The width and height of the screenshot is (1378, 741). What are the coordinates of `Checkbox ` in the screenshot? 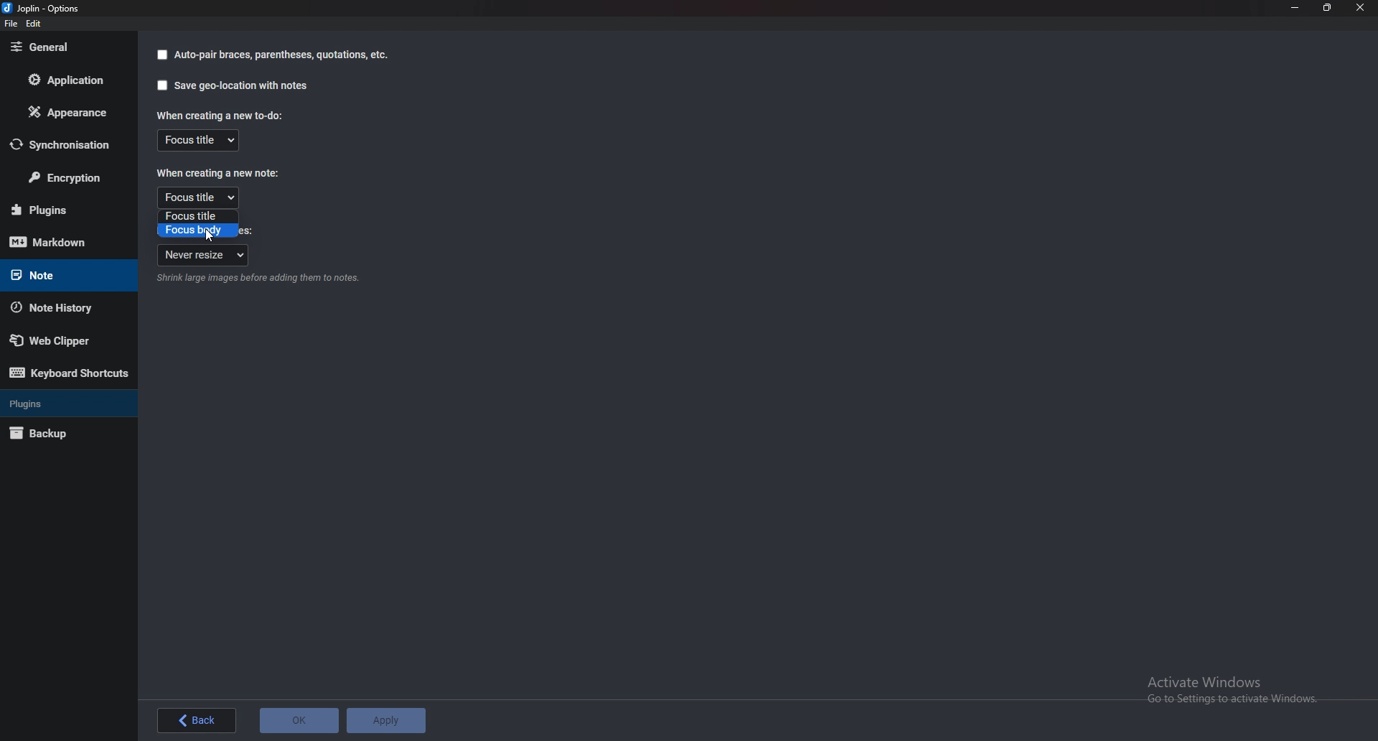 It's located at (161, 55).